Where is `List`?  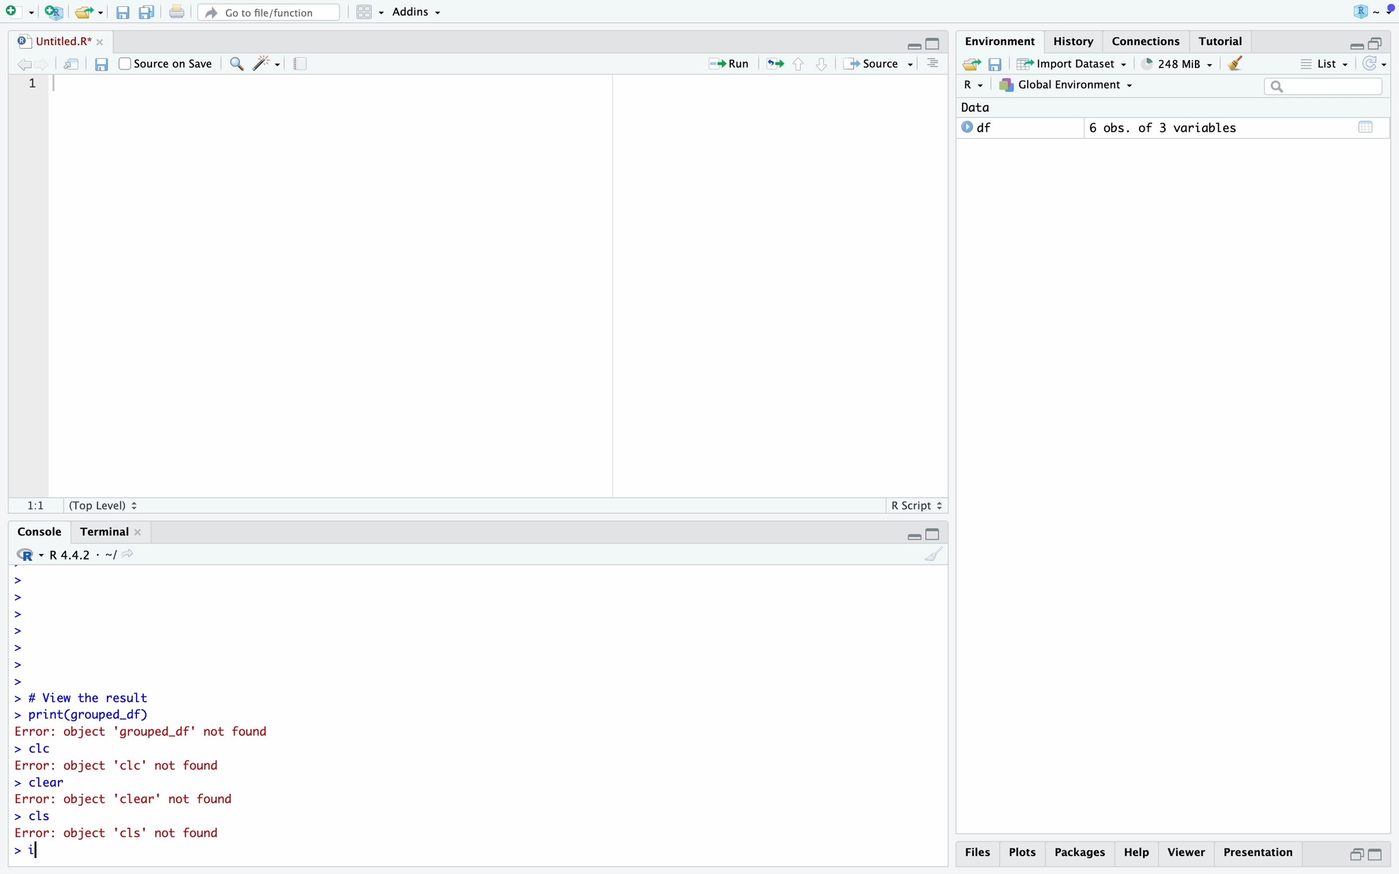
List is located at coordinates (1324, 63).